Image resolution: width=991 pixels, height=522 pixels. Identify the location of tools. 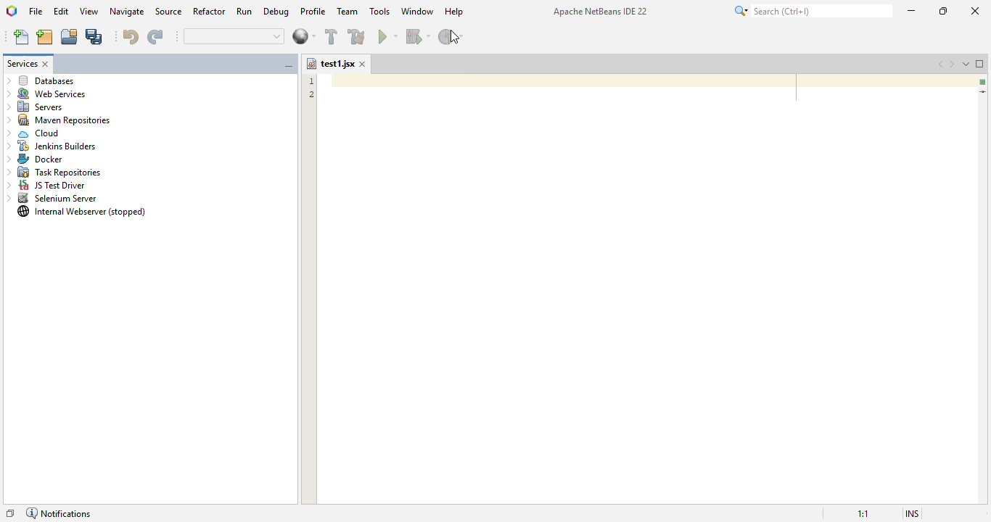
(379, 11).